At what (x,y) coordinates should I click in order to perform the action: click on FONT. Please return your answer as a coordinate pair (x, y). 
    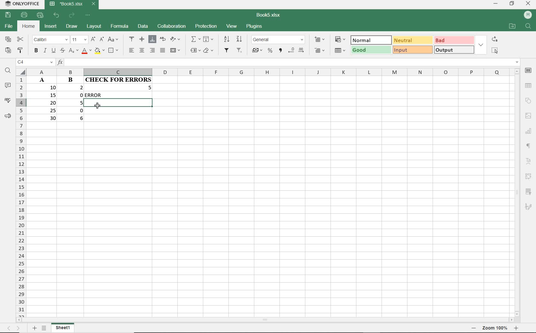
    Looking at the image, I should click on (49, 40).